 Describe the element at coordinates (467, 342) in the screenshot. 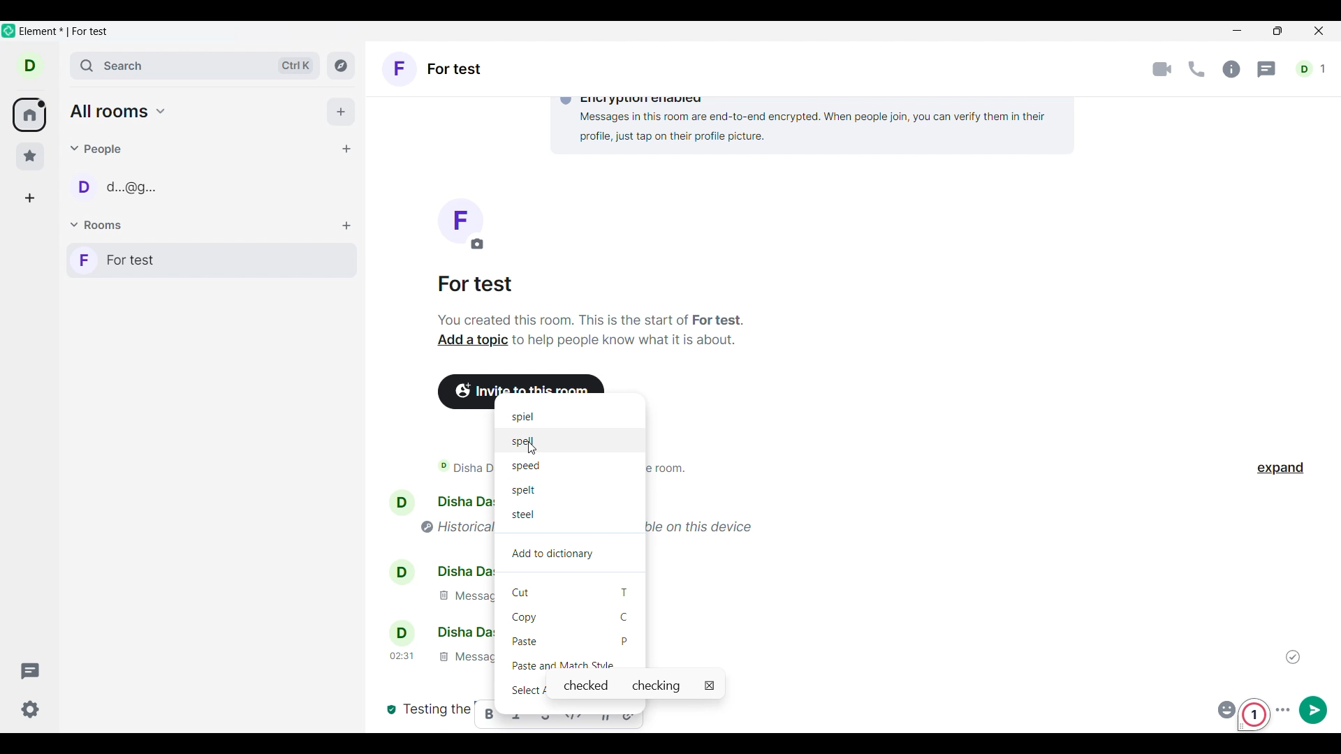

I see `add a topic` at that location.